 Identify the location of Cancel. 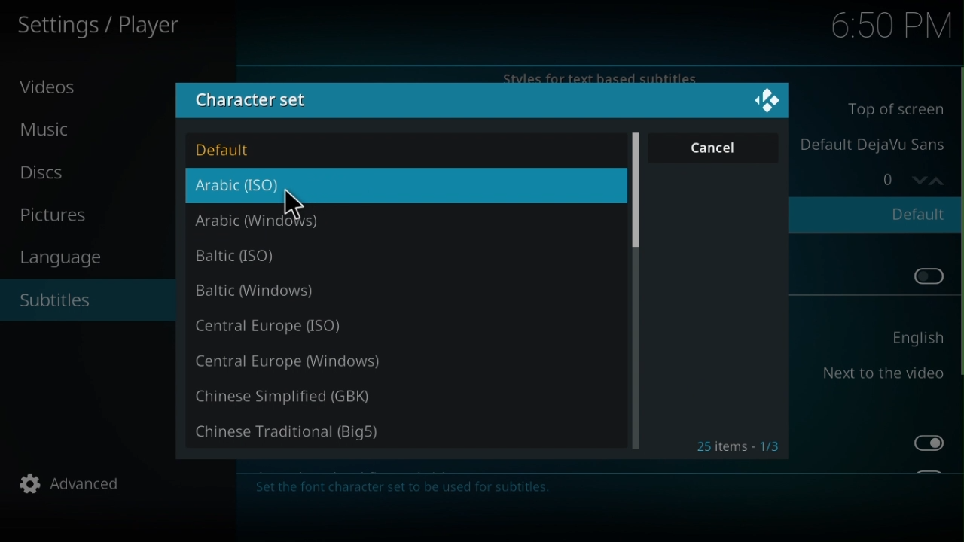
(715, 147).